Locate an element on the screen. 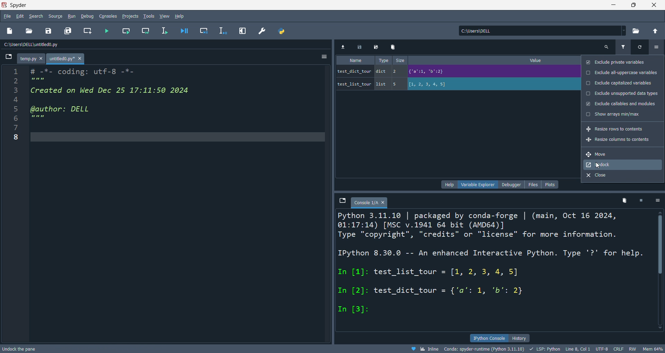  current directory: c:\users\dell is located at coordinates (541, 31).